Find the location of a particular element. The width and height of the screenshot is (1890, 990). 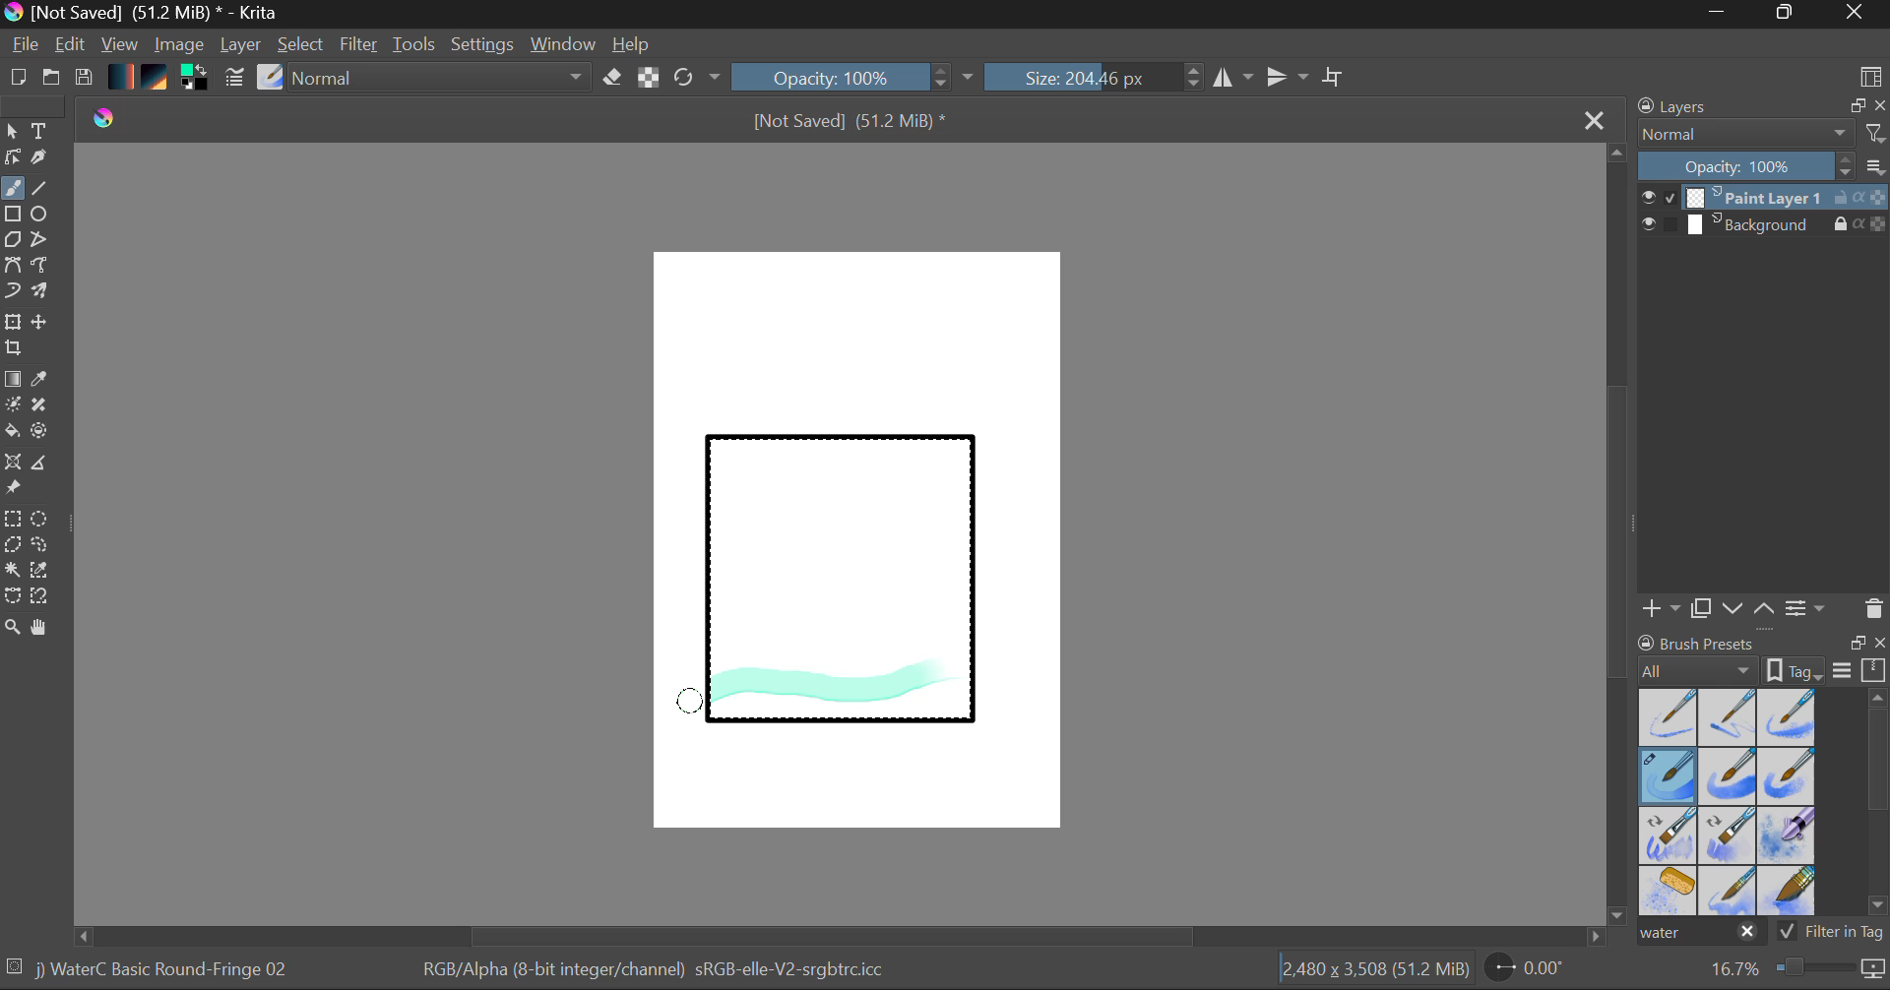

Polygon Selection Tool is located at coordinates (12, 545).